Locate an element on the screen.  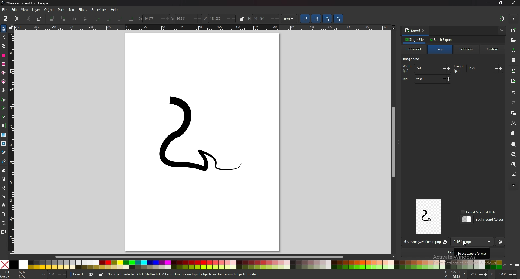
select all objects is located at coordinates (5, 19).